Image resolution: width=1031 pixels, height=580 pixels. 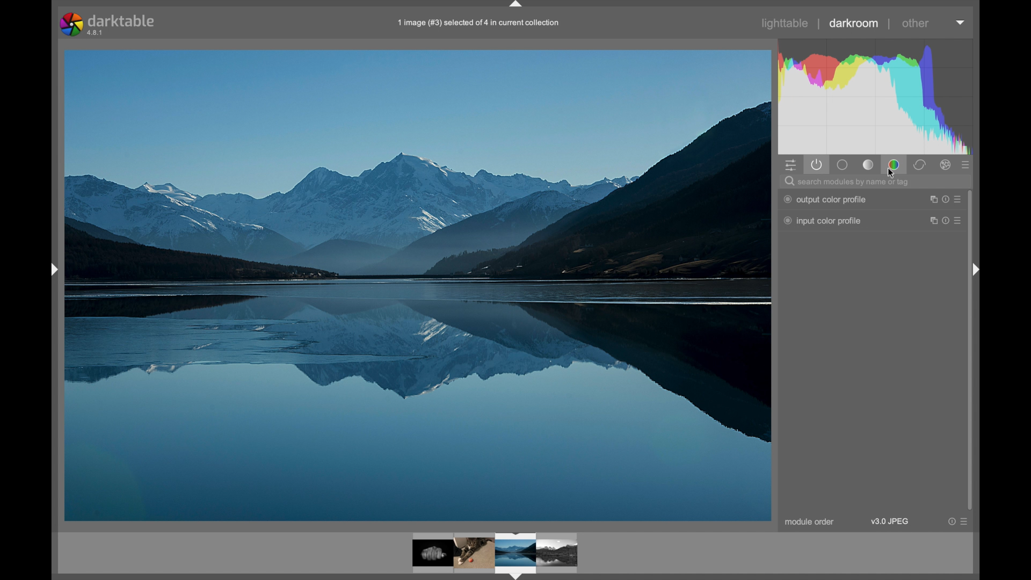 What do you see at coordinates (854, 24) in the screenshot?
I see `darkroom` at bounding box center [854, 24].